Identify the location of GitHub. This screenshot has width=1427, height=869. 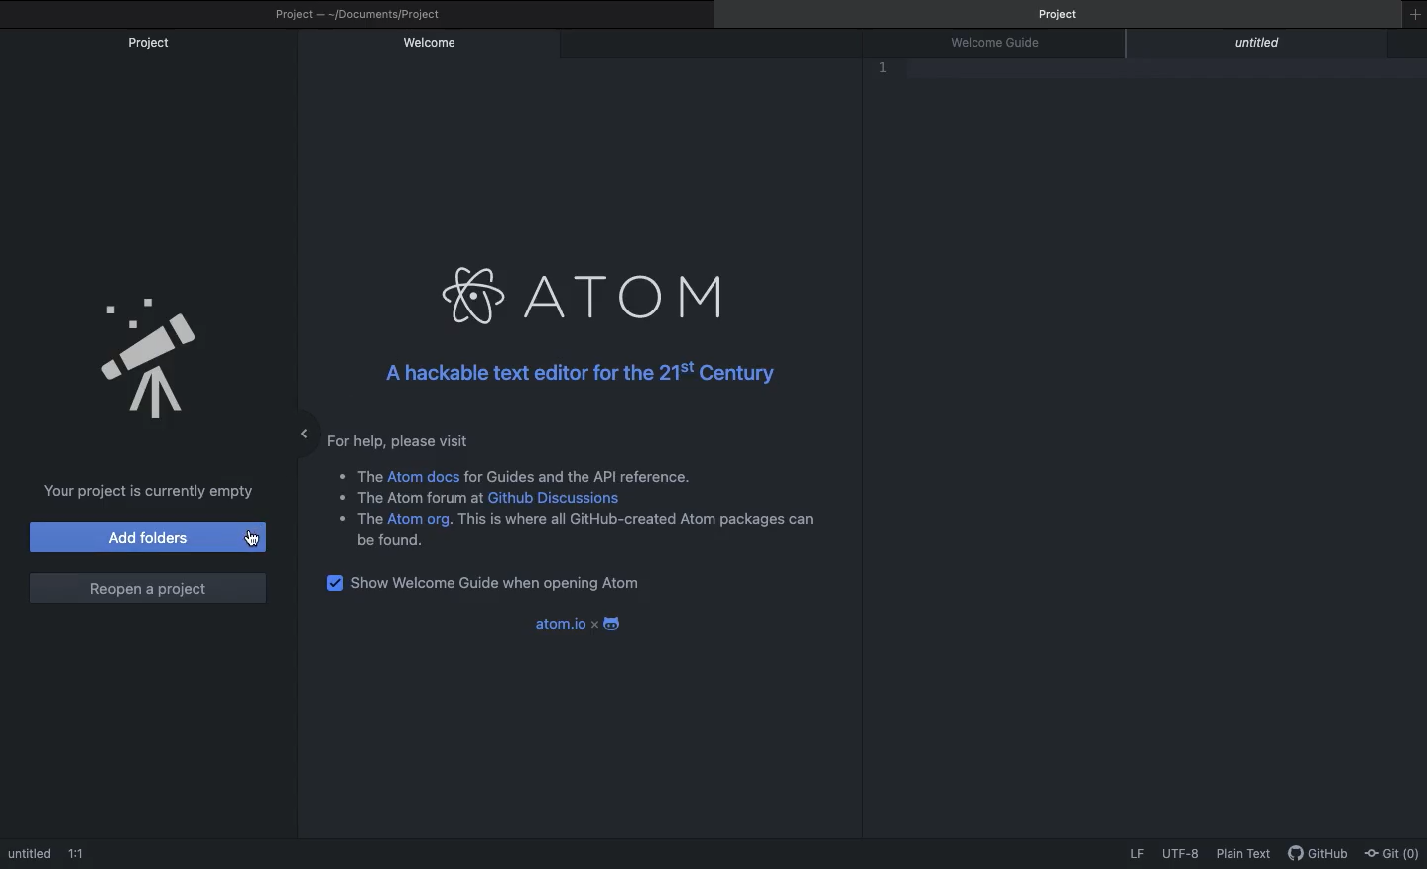
(1319, 856).